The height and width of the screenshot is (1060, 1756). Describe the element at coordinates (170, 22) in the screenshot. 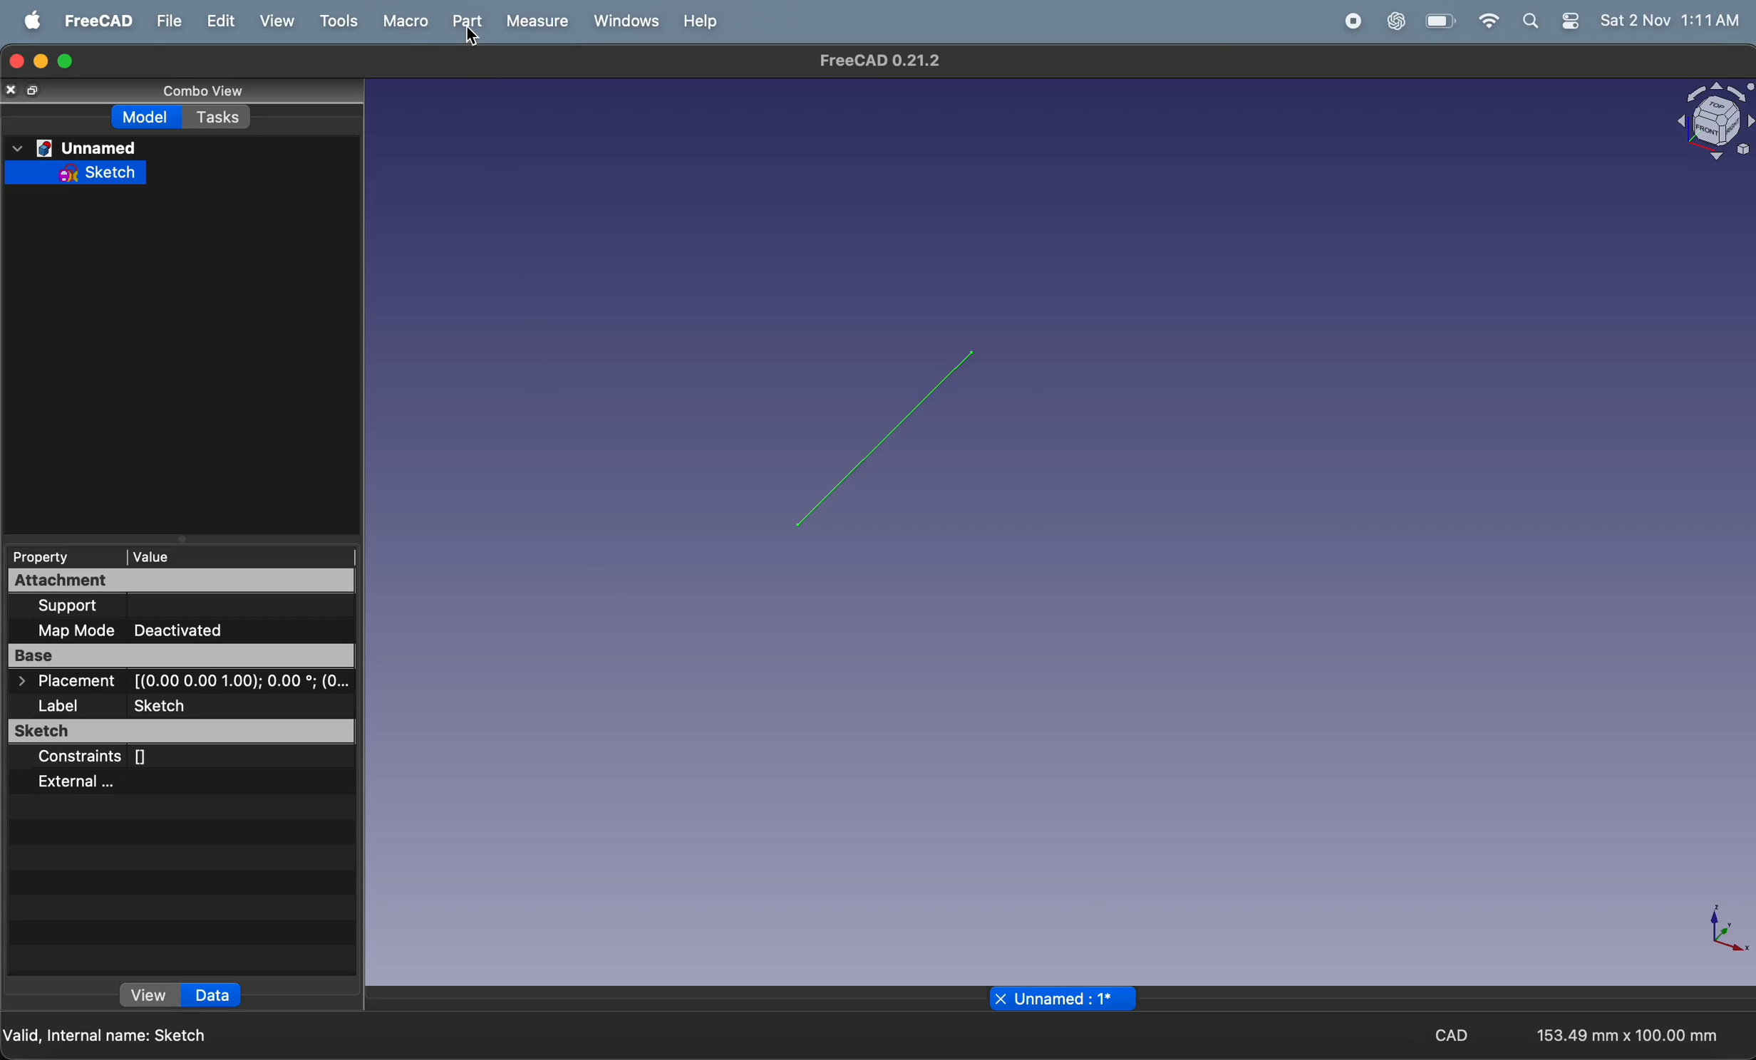

I see `file` at that location.